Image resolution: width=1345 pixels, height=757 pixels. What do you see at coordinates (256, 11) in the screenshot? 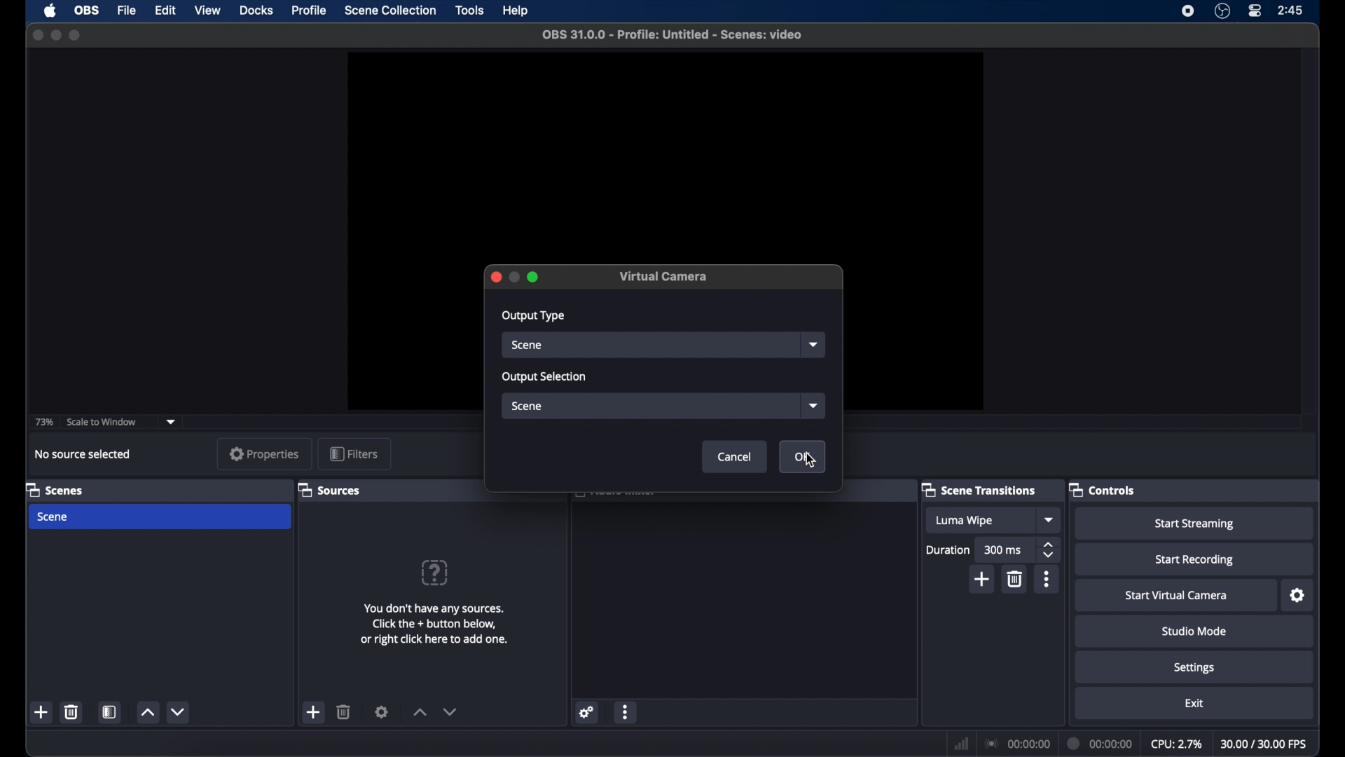
I see `docks` at bounding box center [256, 11].